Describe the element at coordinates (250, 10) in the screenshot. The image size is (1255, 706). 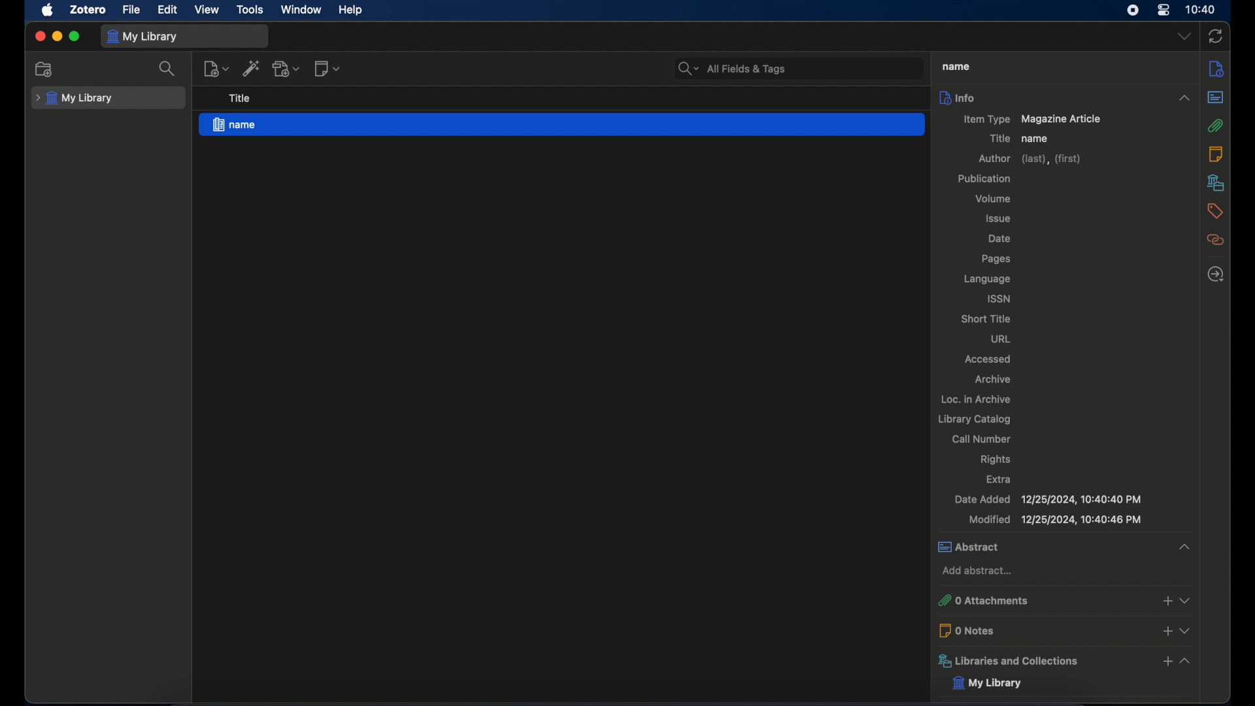
I see `tools` at that location.